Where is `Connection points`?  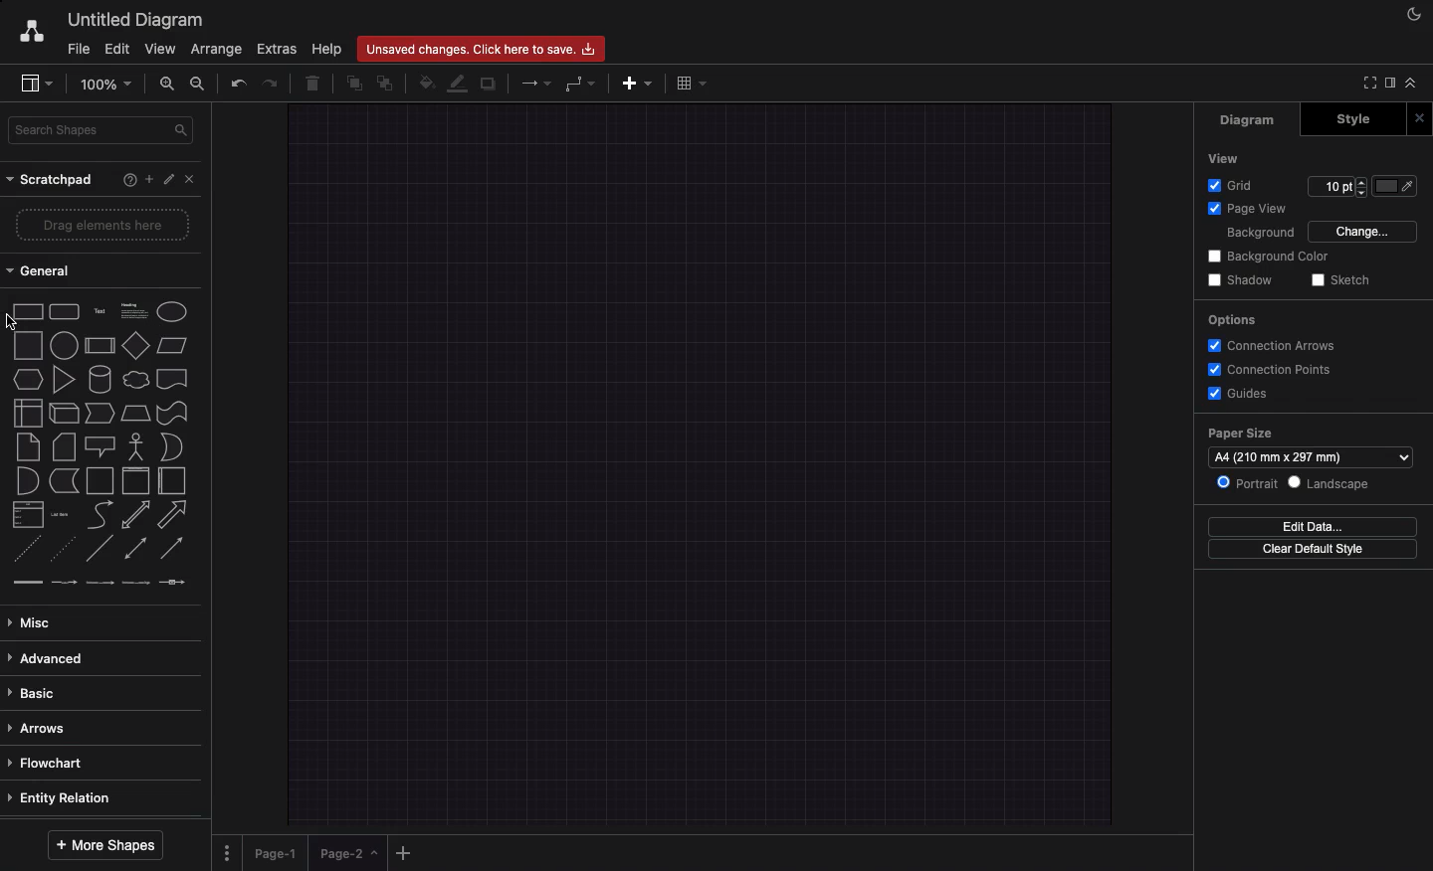
Connection points is located at coordinates (1271, 370).